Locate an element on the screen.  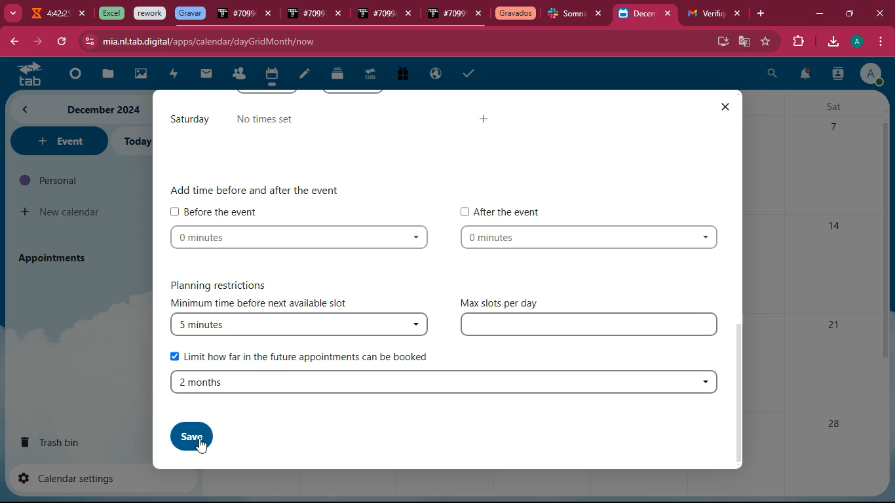
today is located at coordinates (136, 141).